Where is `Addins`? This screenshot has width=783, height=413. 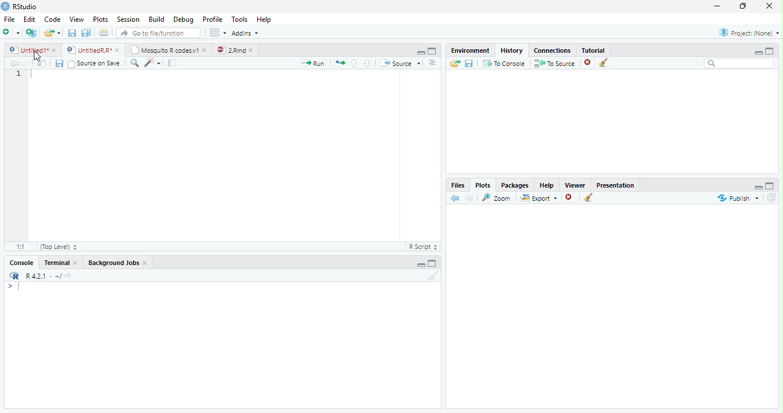
Addins is located at coordinates (246, 33).